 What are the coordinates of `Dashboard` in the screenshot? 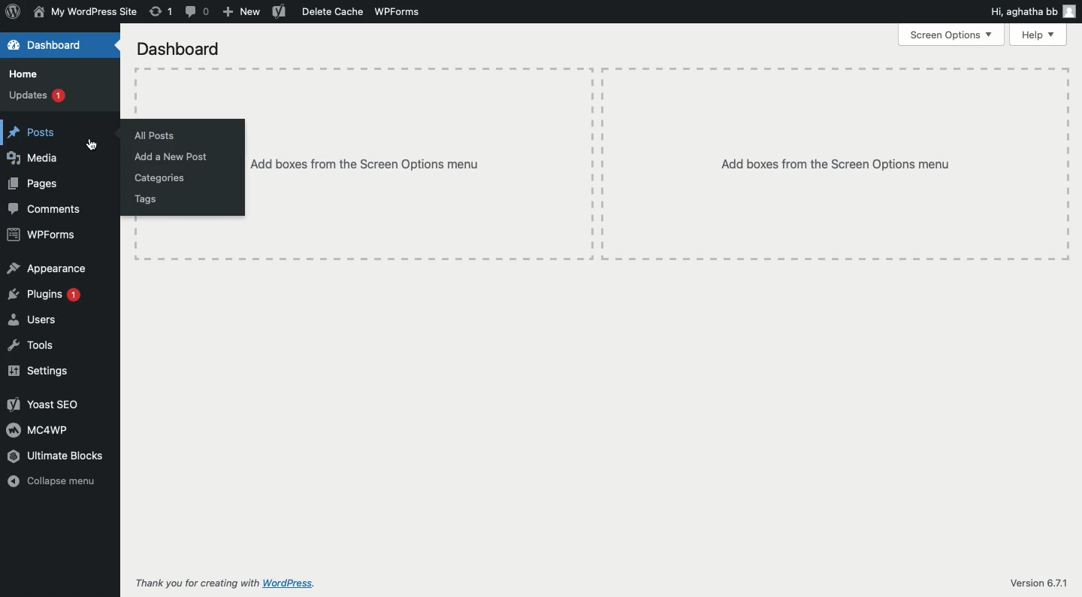 It's located at (50, 46).